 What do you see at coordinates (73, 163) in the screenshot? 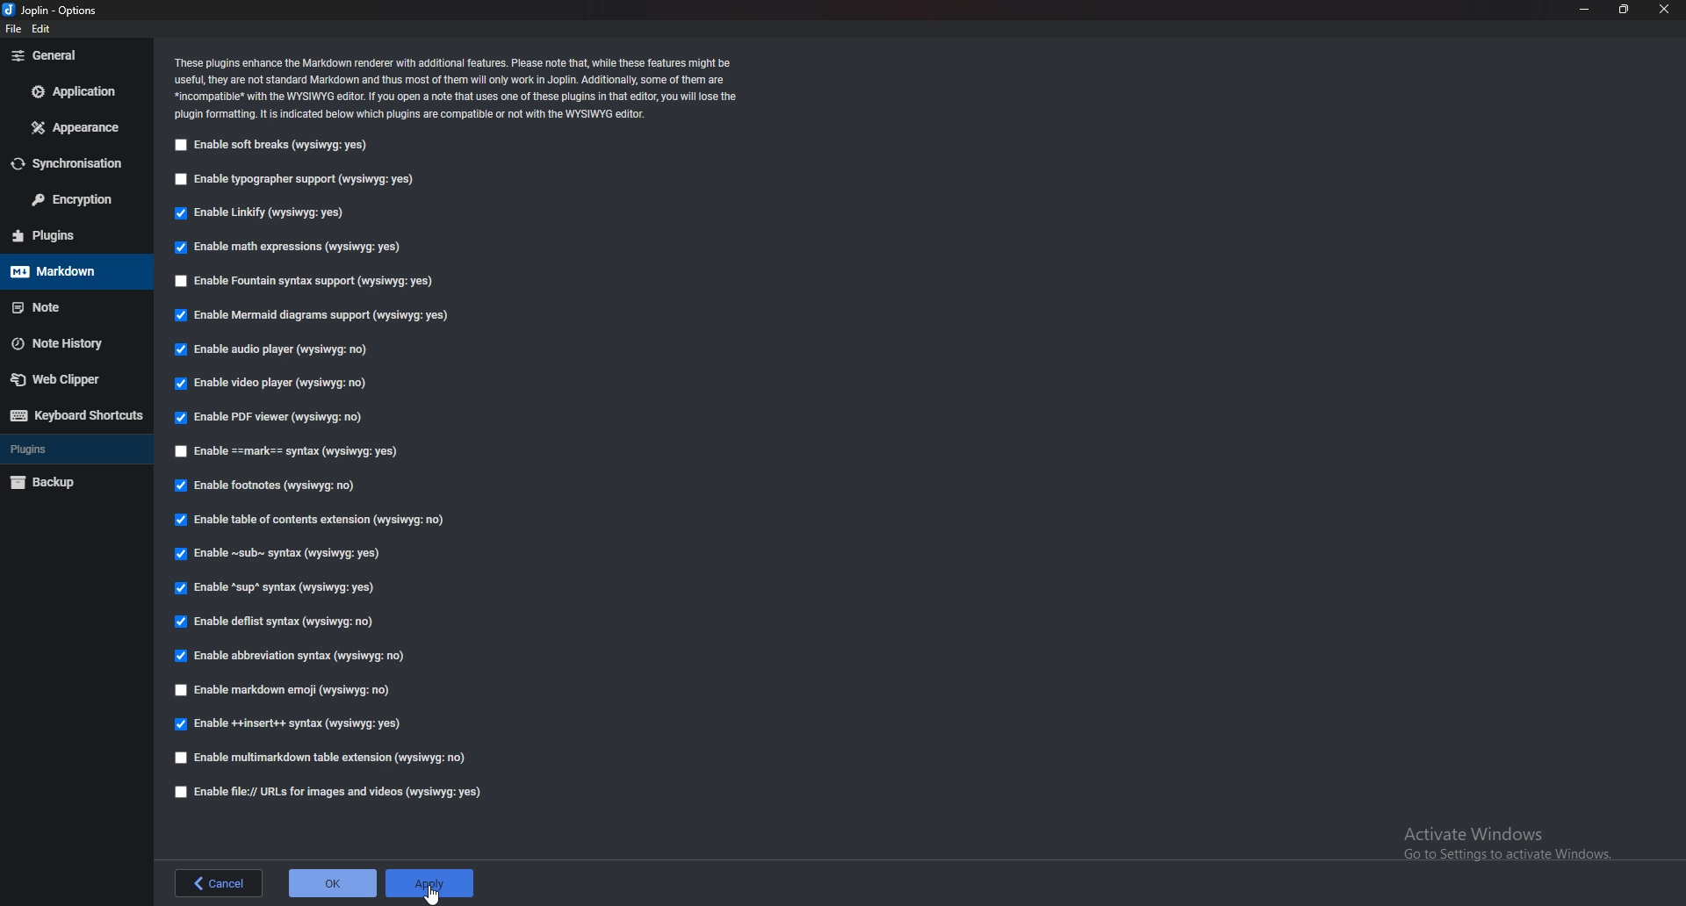
I see `sync` at bounding box center [73, 163].